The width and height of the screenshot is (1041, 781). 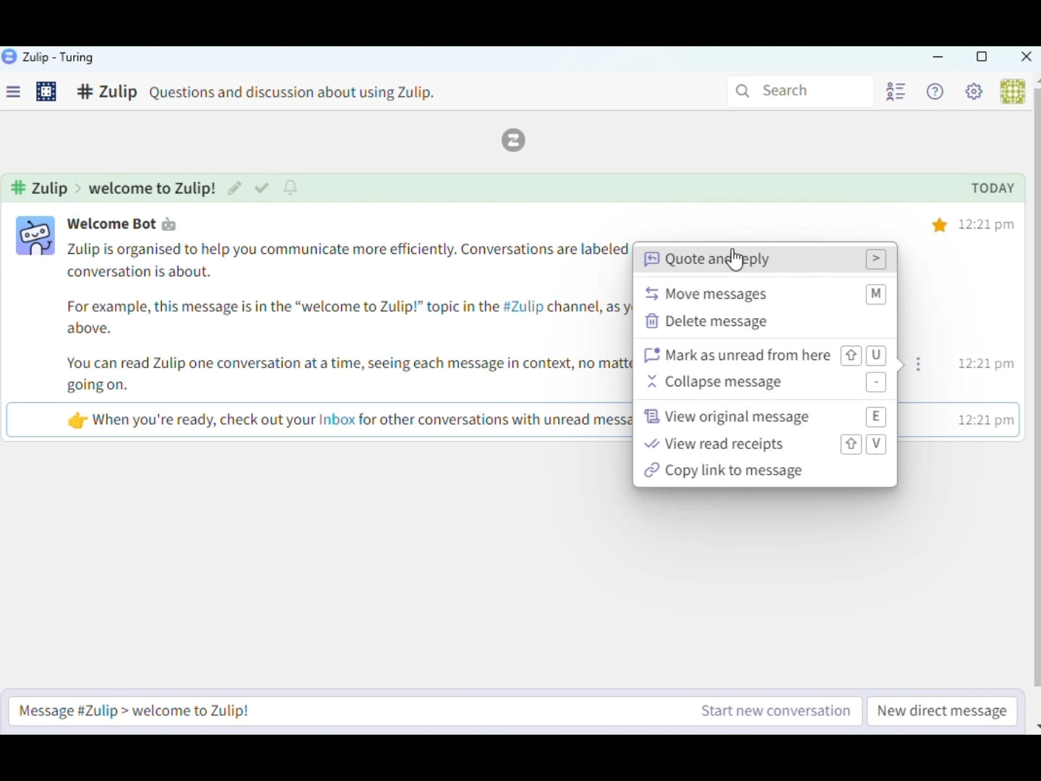 What do you see at coordinates (261, 189) in the screenshot?
I see `mark` at bounding box center [261, 189].